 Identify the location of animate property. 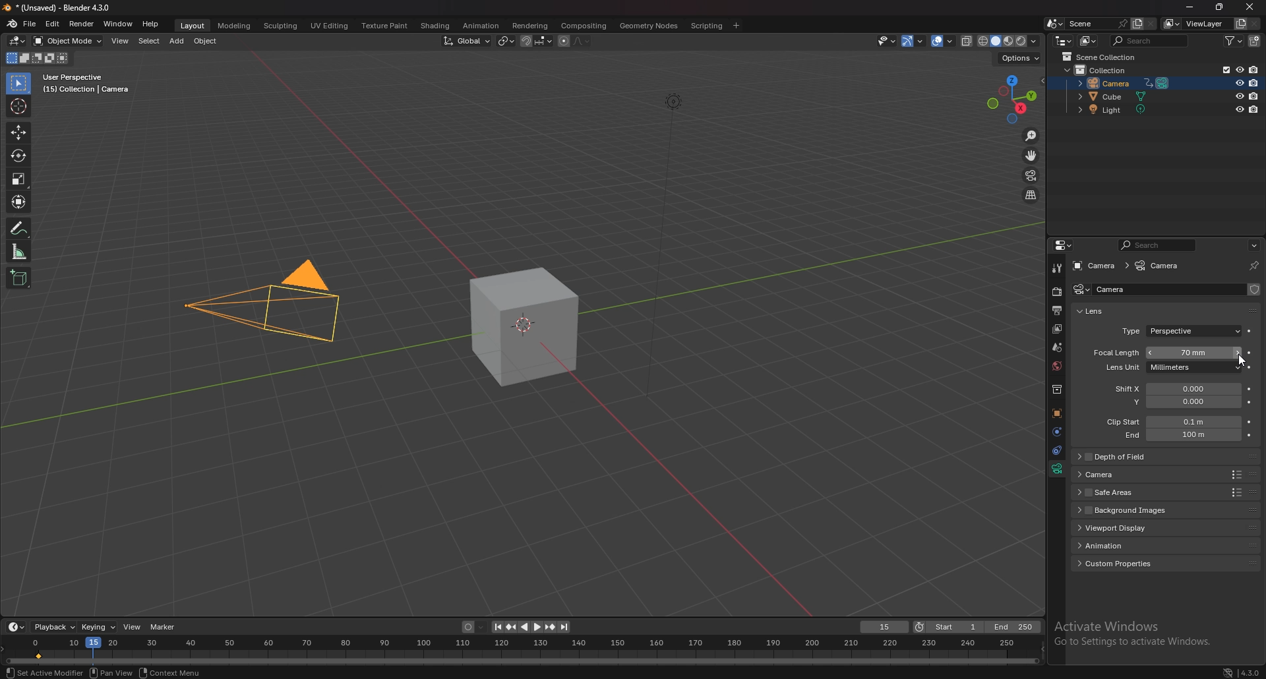
(1251, 332).